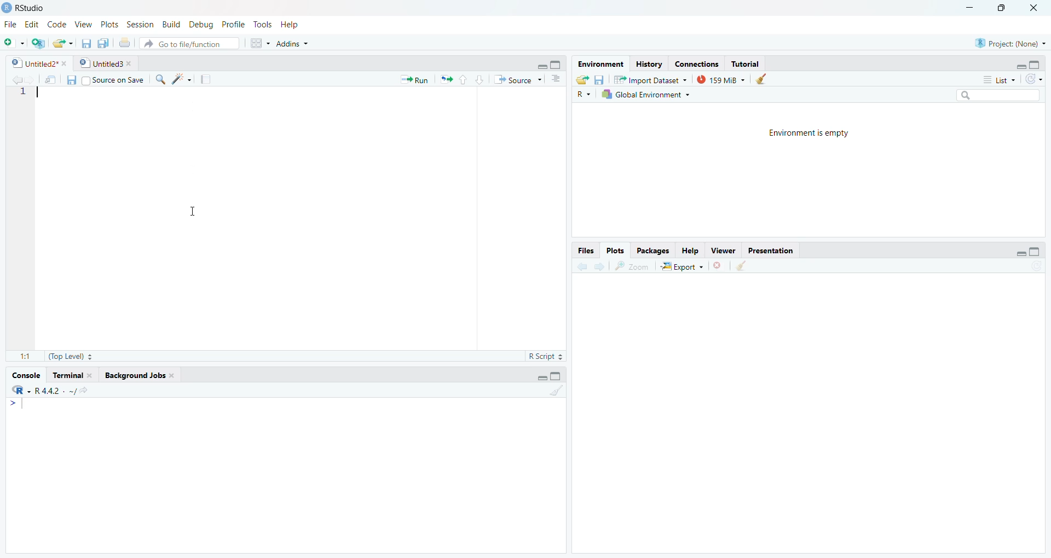 Image resolution: width=1051 pixels, height=558 pixels. What do you see at coordinates (999, 80) in the screenshot?
I see `List ` at bounding box center [999, 80].